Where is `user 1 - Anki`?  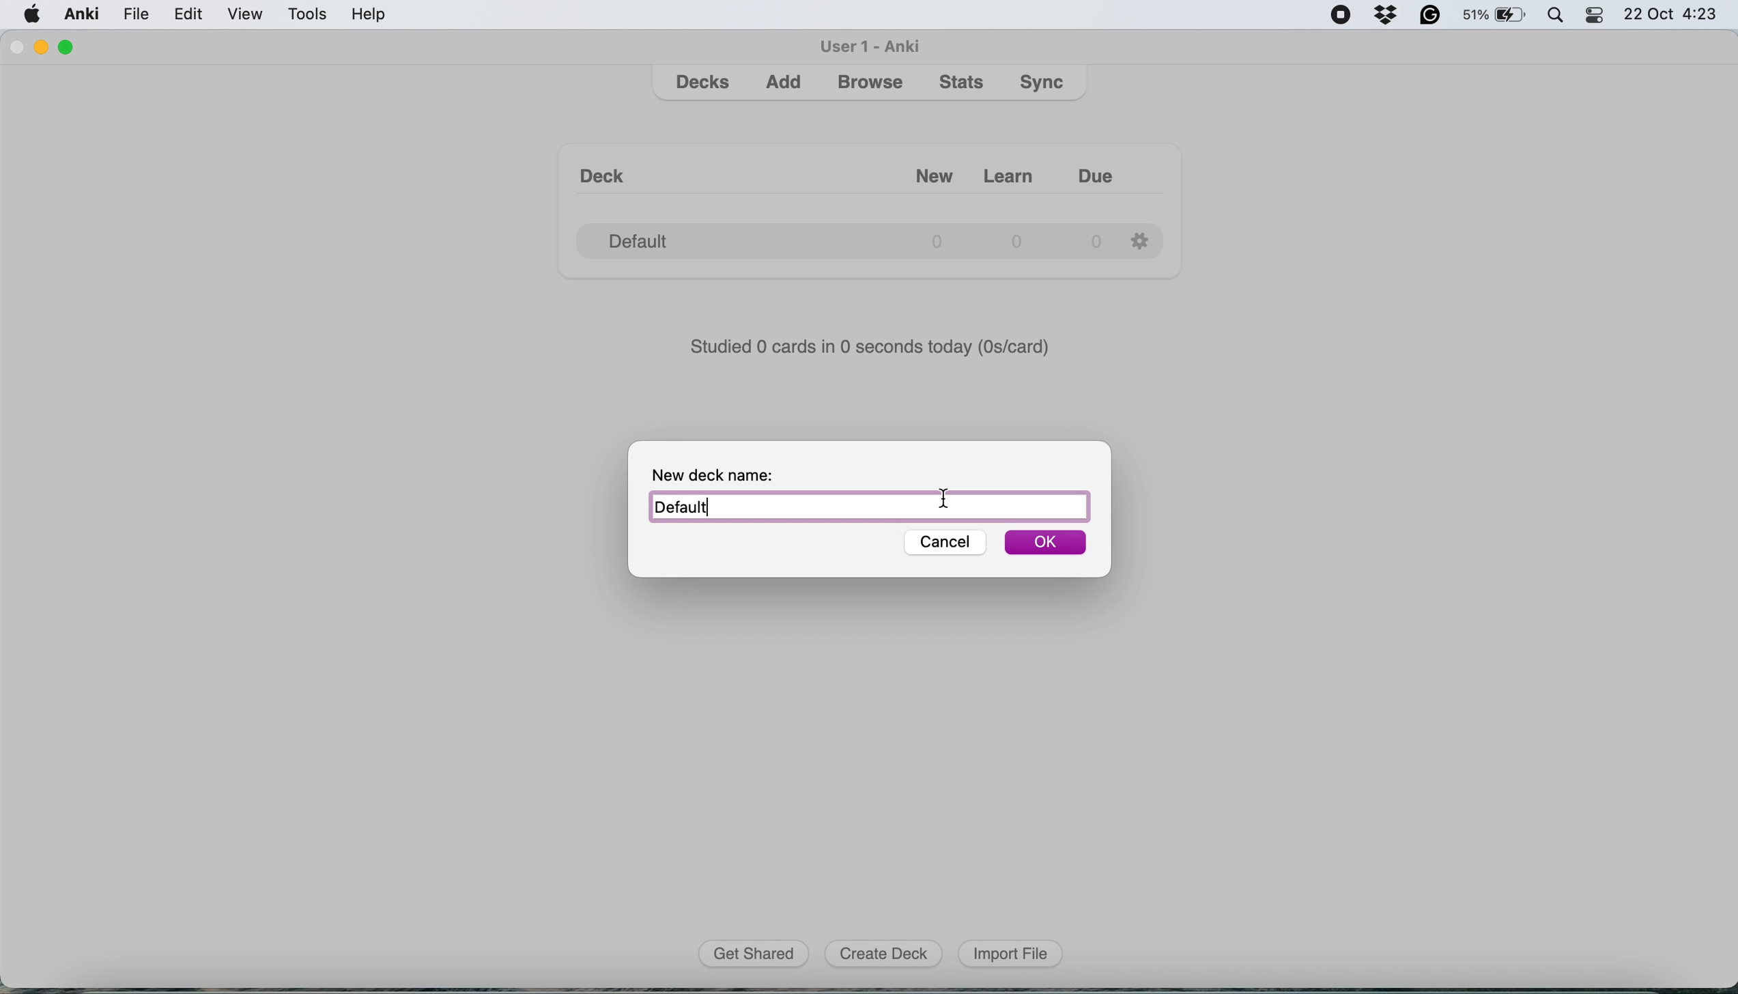
user 1 - Anki is located at coordinates (872, 45).